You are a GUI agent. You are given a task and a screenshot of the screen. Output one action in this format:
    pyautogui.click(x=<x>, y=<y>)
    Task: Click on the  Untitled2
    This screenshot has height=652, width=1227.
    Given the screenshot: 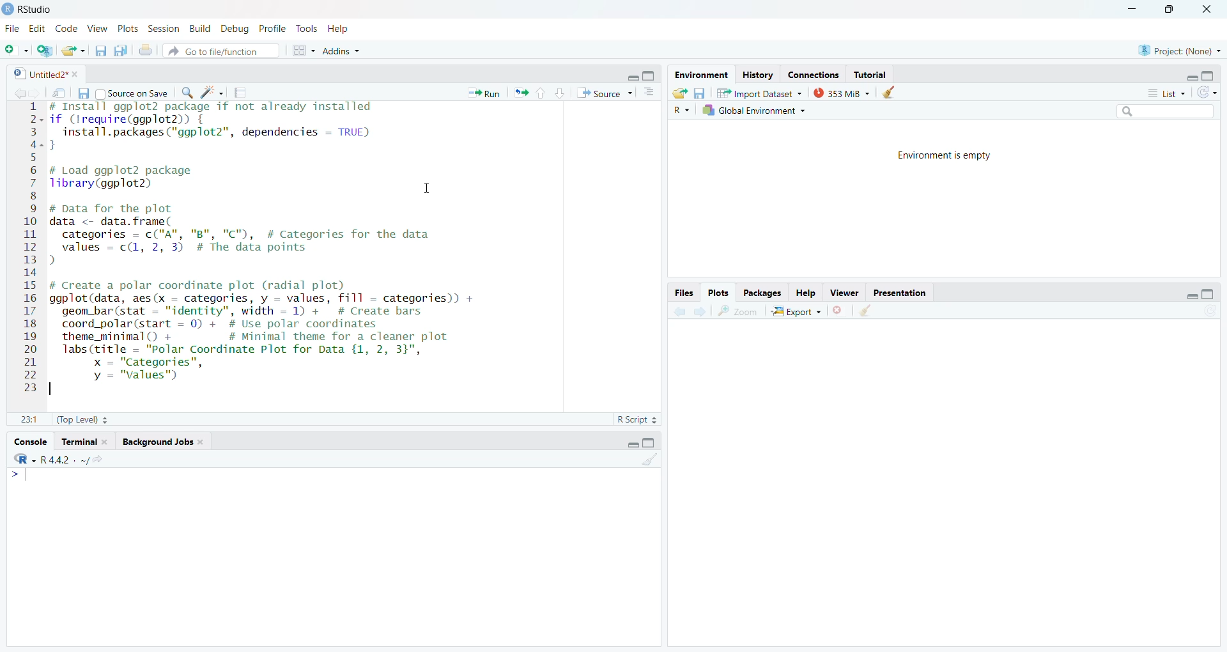 What is the action you would take?
    pyautogui.click(x=43, y=74)
    